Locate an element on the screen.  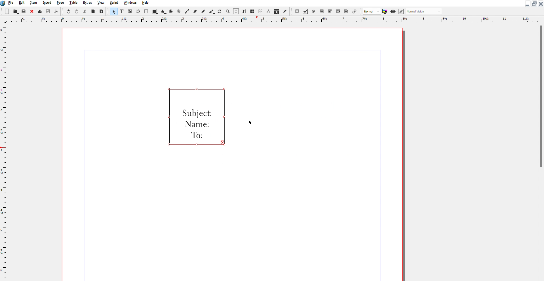
Normal Vision is located at coordinates (424, 12).